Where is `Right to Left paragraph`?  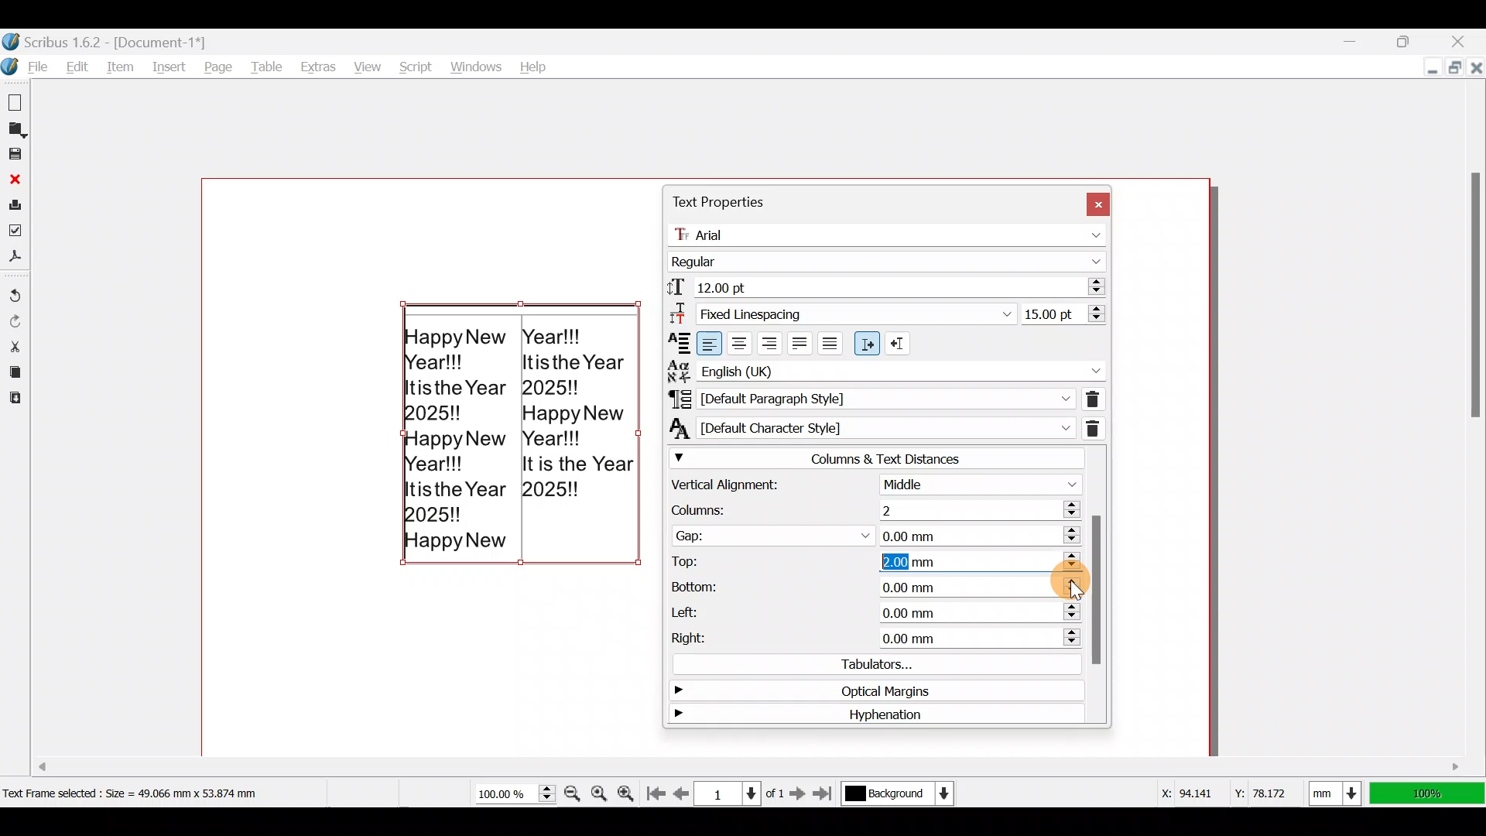
Right to Left paragraph is located at coordinates (900, 340).